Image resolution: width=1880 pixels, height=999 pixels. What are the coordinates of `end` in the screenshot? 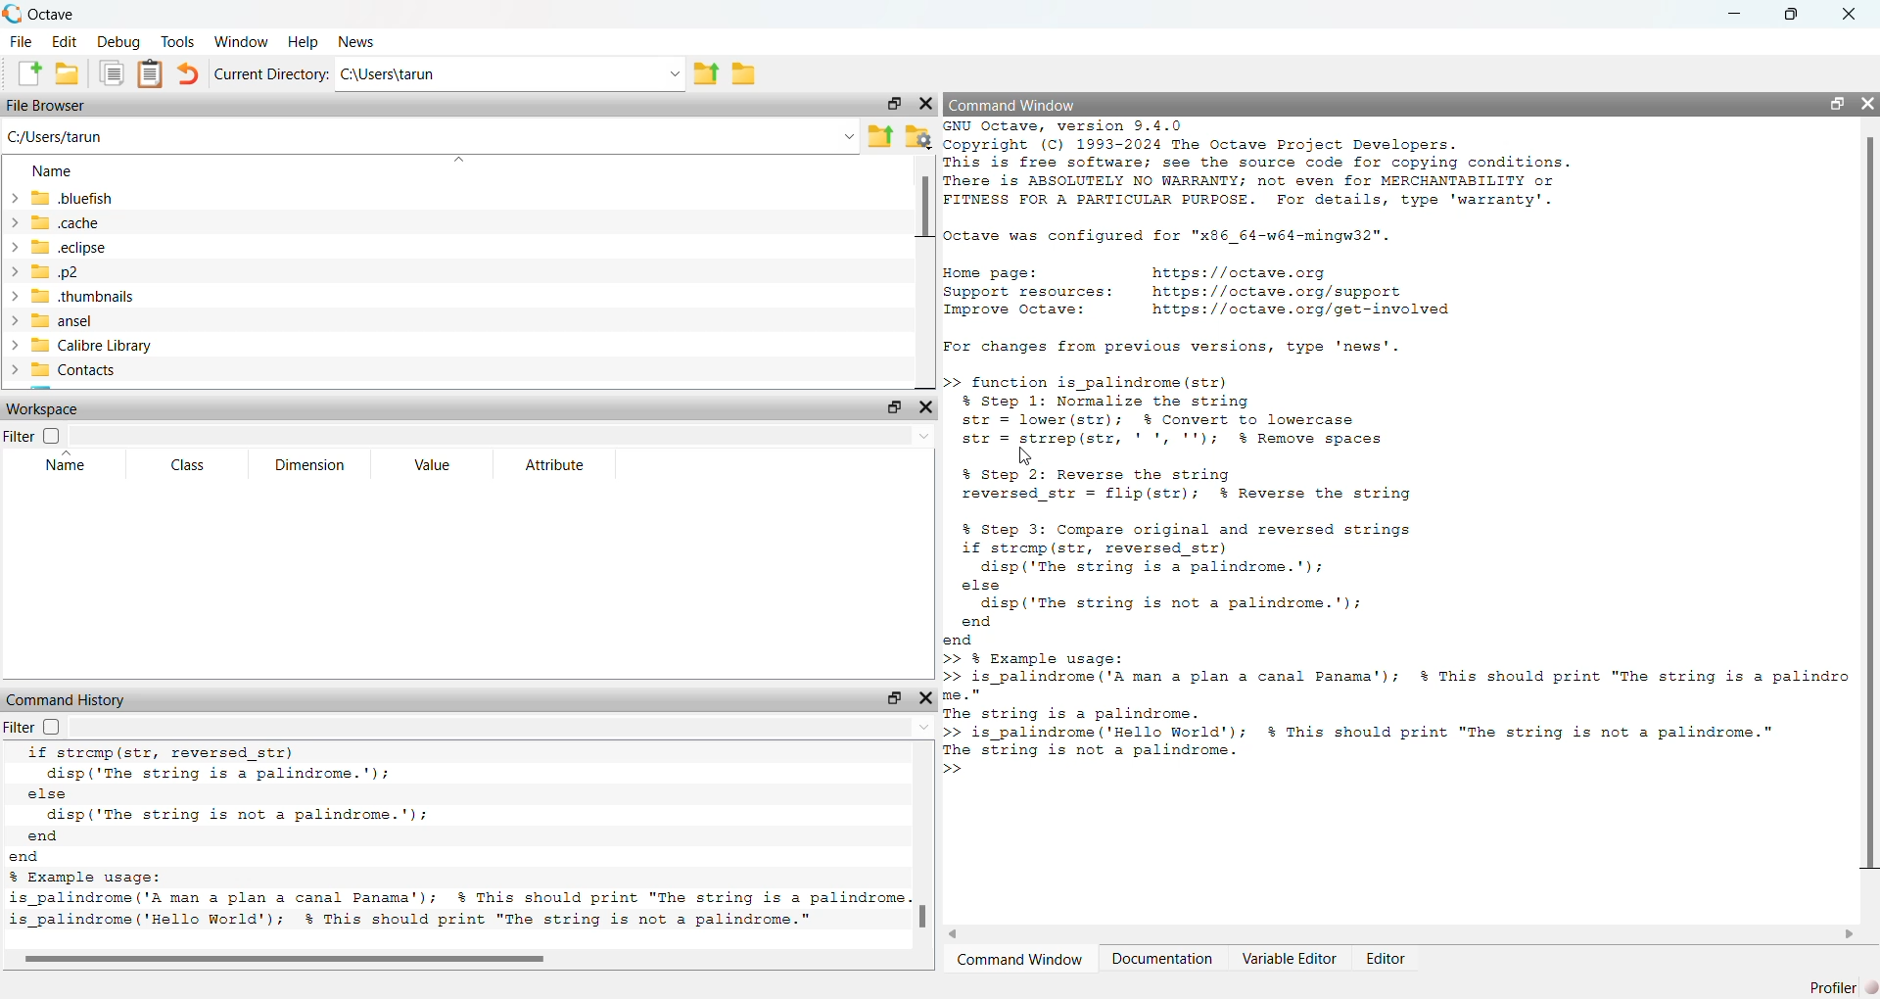 It's located at (98, 845).